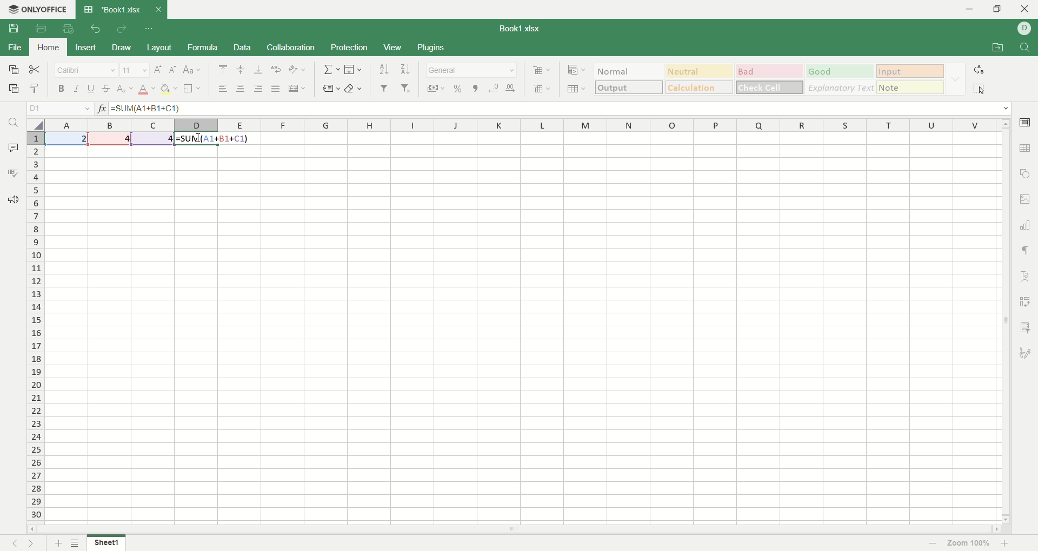 This screenshot has width=1038, height=551. Describe the element at coordinates (275, 89) in the screenshot. I see `justified` at that location.